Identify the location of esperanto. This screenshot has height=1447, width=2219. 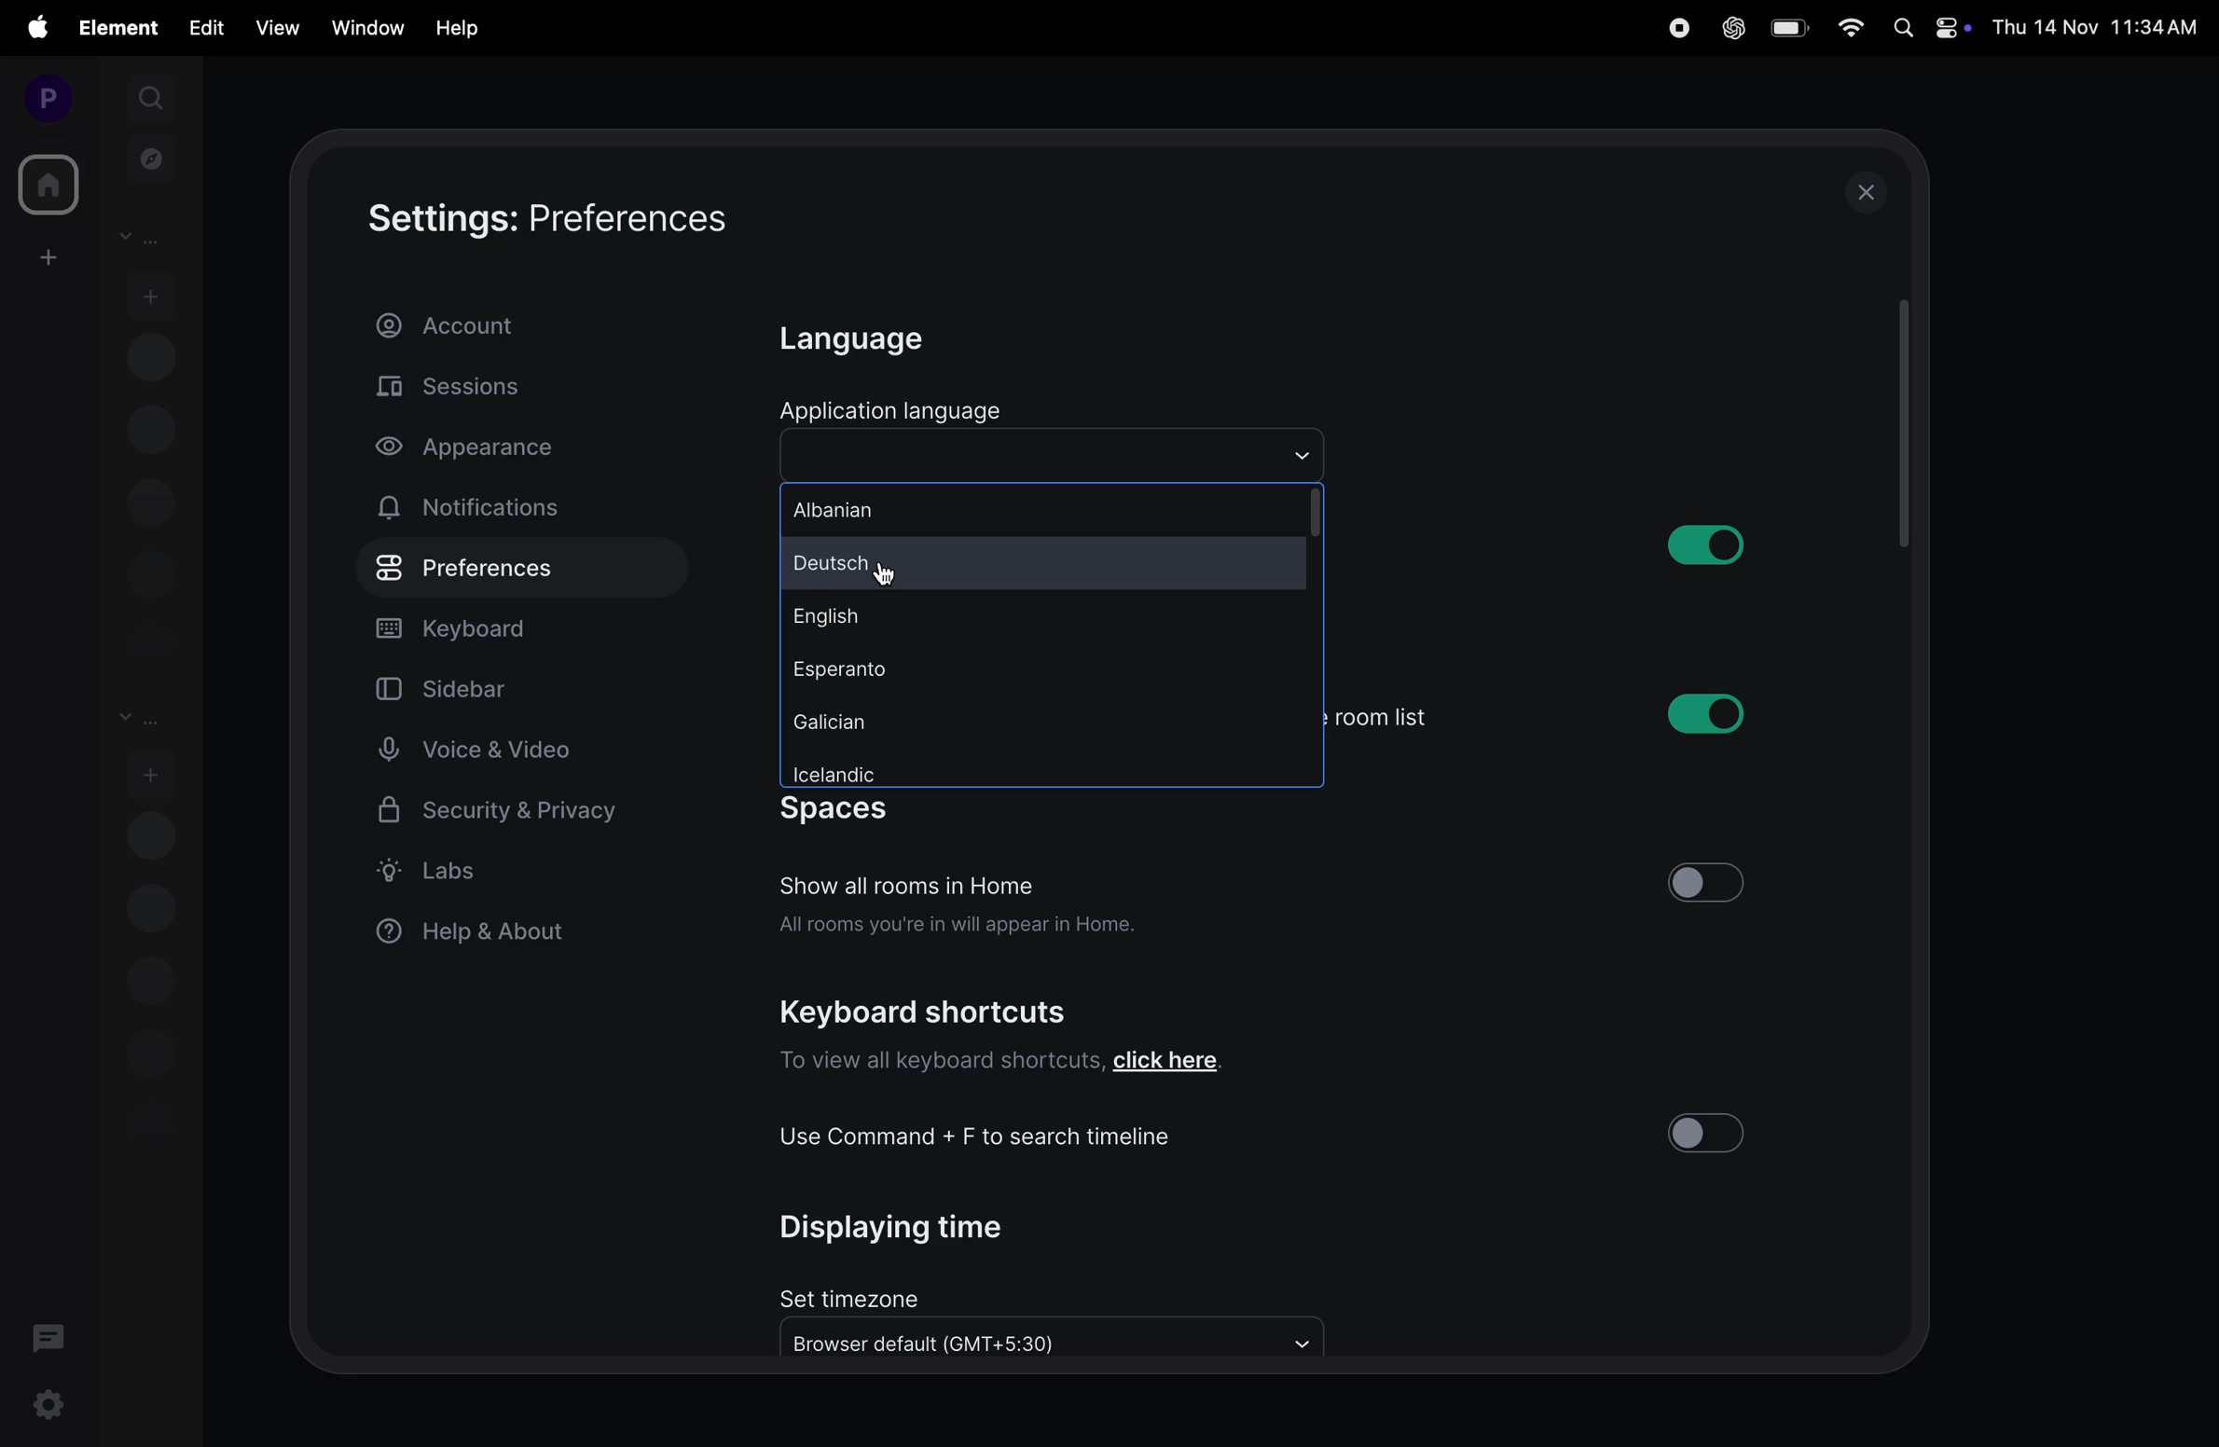
(1051, 669).